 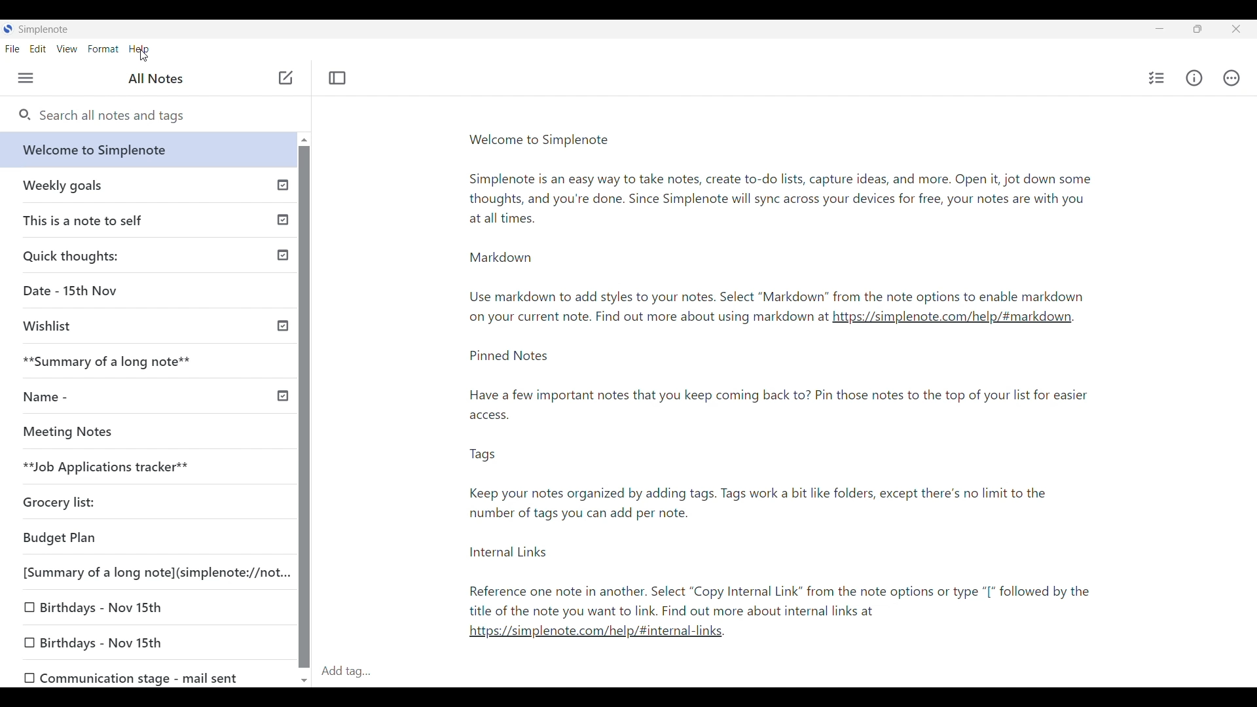 I want to click on Close interface, so click(x=1236, y=28).